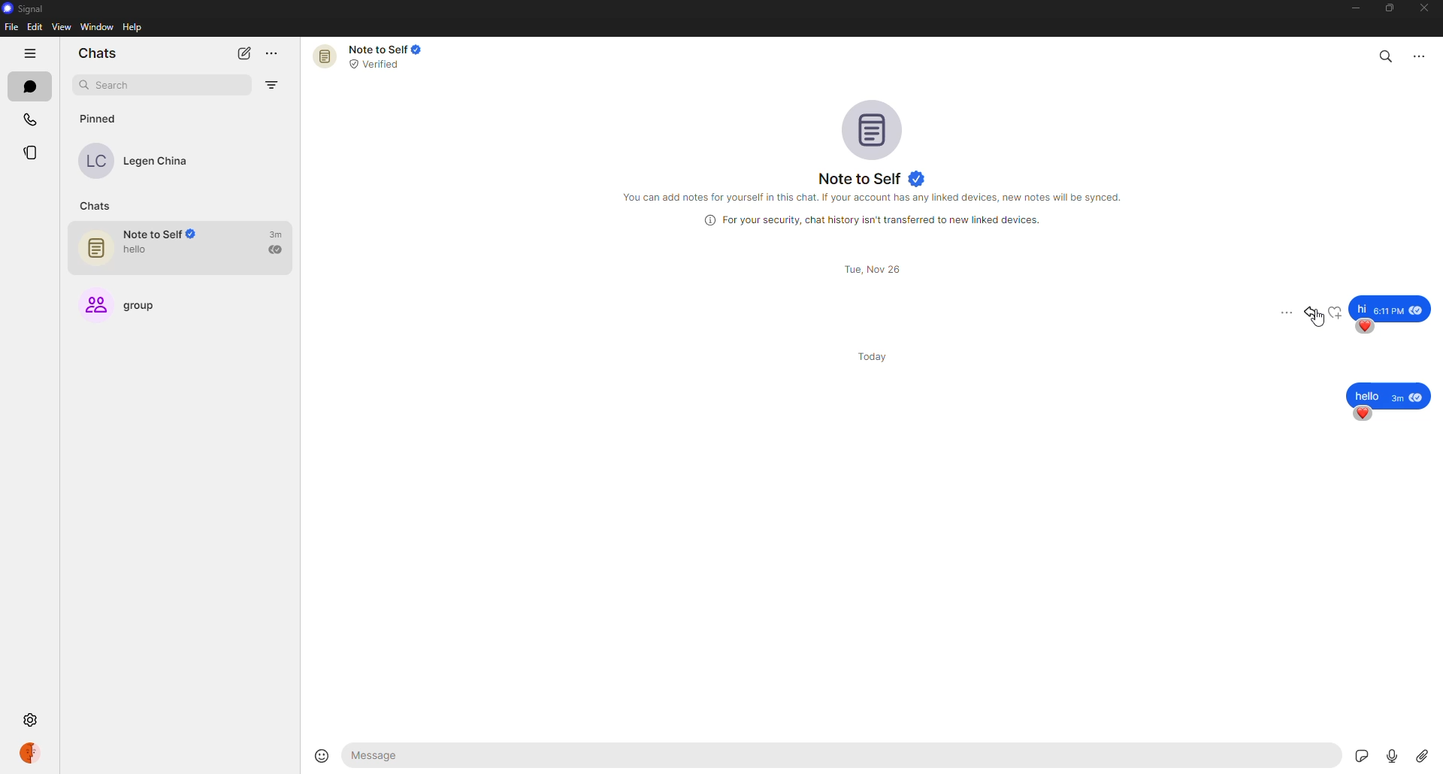 The image size is (1443, 774). I want to click on help, so click(132, 28).